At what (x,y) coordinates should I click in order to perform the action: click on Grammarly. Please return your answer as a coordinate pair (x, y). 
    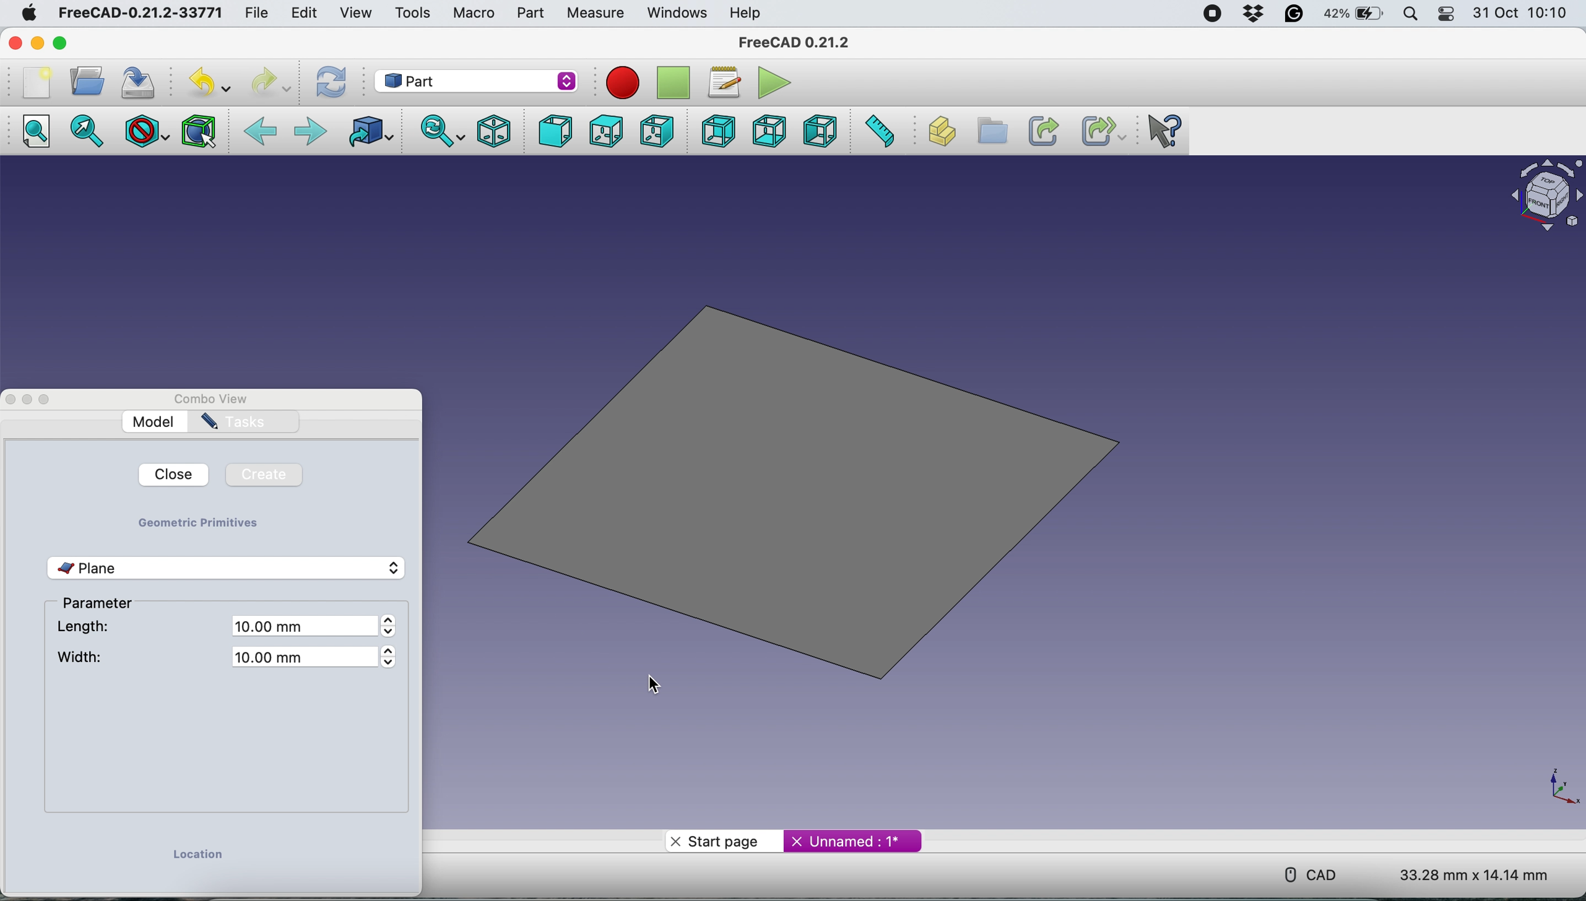
    Looking at the image, I should click on (1295, 13).